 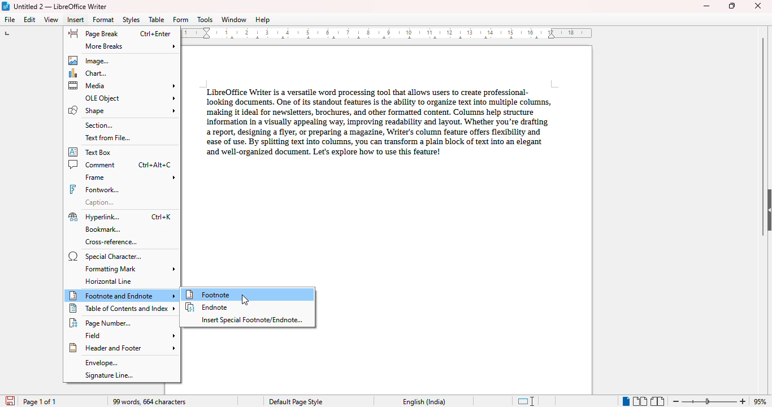 What do you see at coordinates (108, 282) in the screenshot?
I see `horizontal line` at bounding box center [108, 282].